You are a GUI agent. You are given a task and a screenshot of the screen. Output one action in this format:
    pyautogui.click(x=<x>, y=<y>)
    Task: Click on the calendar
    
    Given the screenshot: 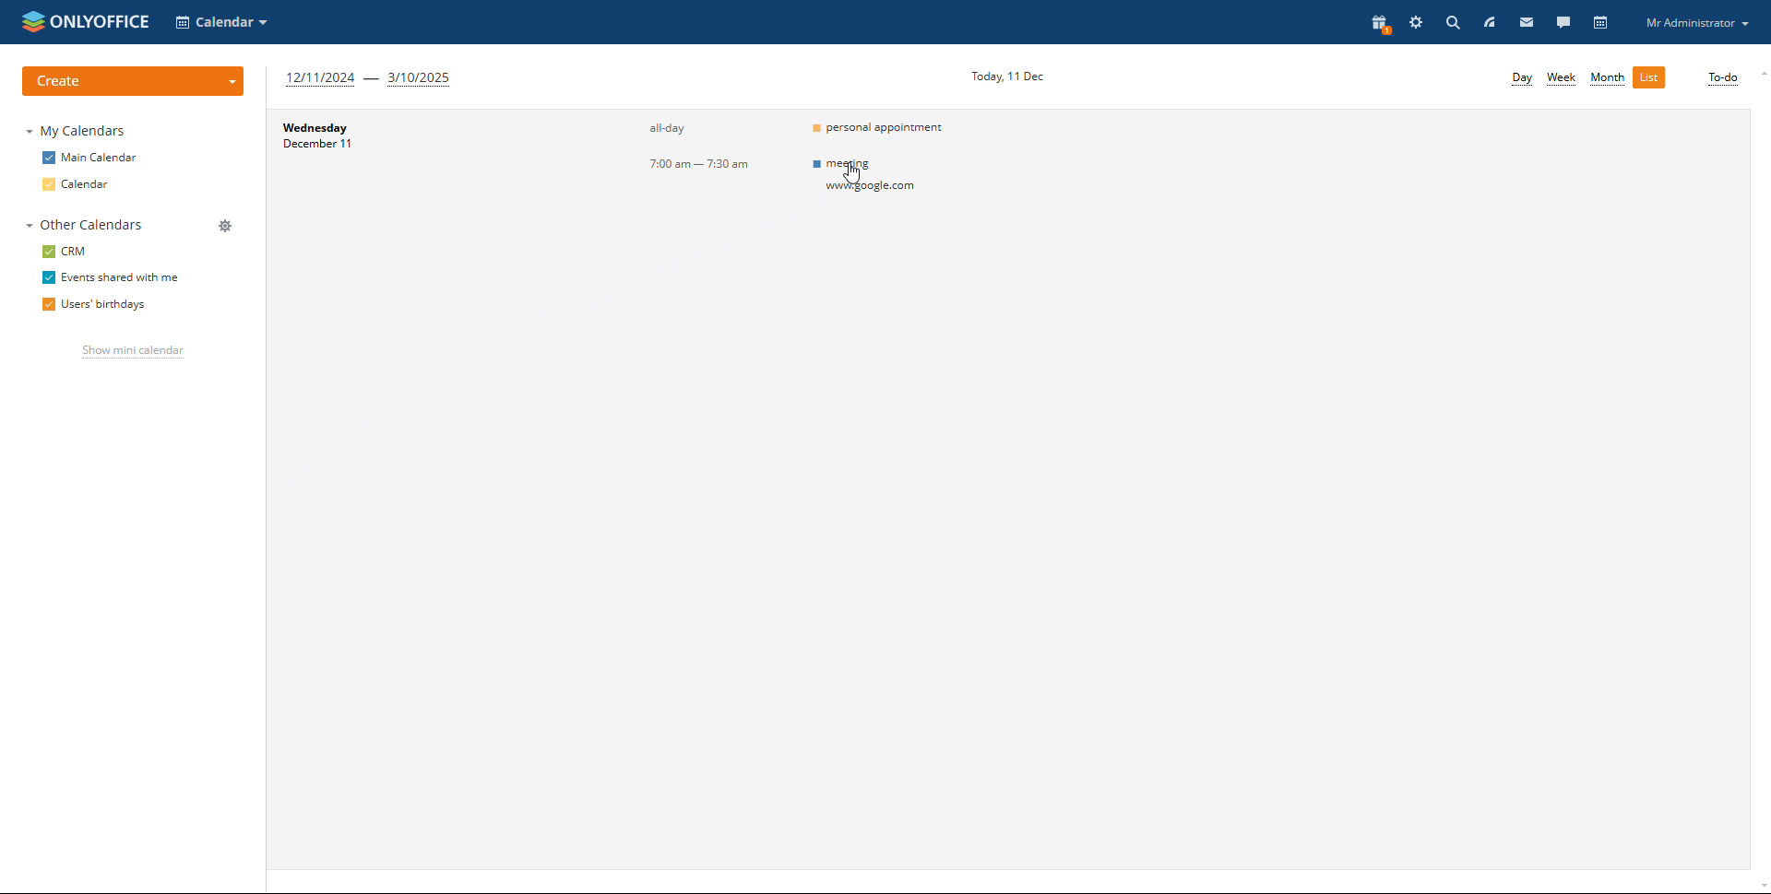 What is the action you would take?
    pyautogui.click(x=1602, y=23)
    